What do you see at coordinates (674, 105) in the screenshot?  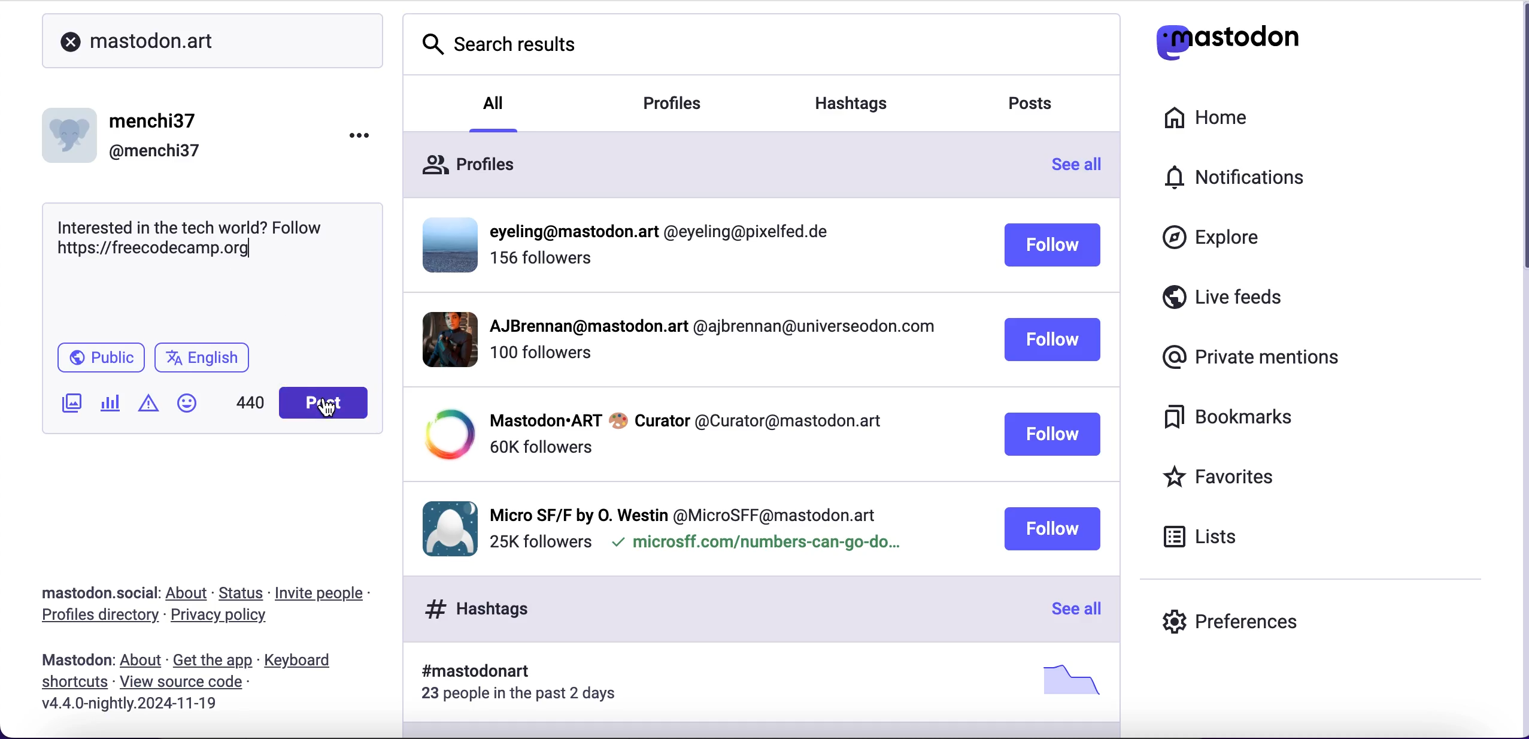 I see `profiles` at bounding box center [674, 105].